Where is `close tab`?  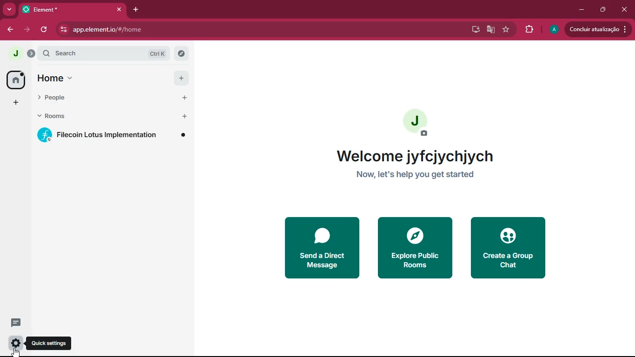 close tab is located at coordinates (119, 10).